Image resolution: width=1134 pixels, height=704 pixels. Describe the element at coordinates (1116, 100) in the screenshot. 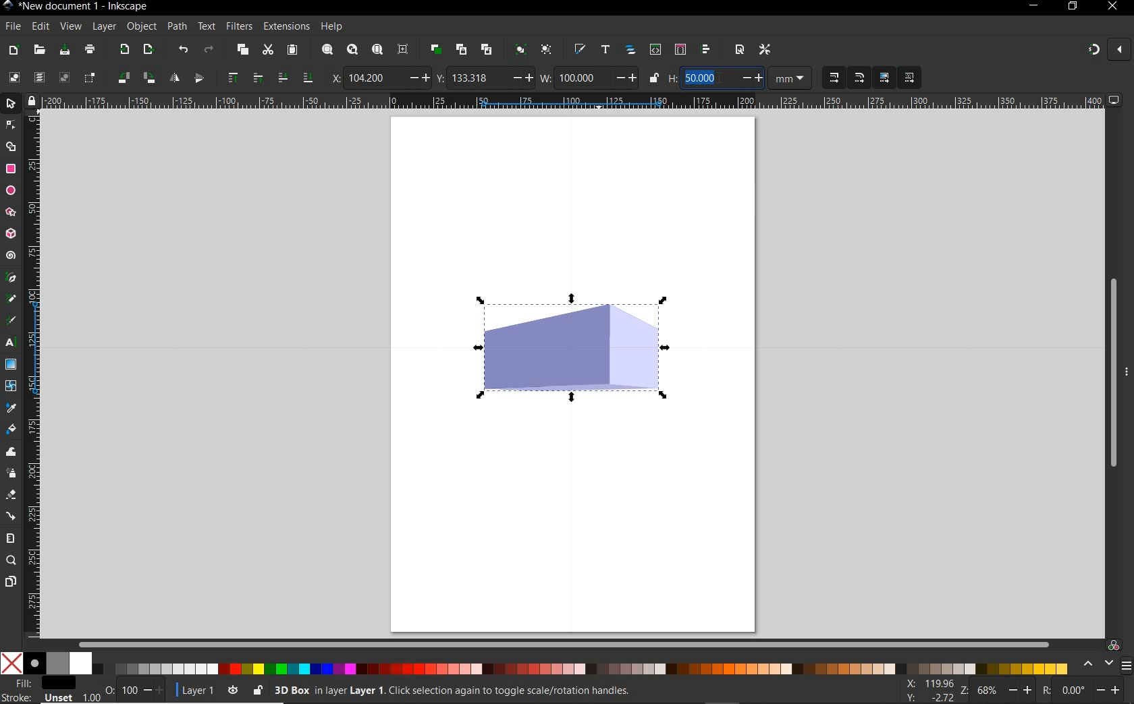

I see `computer icon` at that location.